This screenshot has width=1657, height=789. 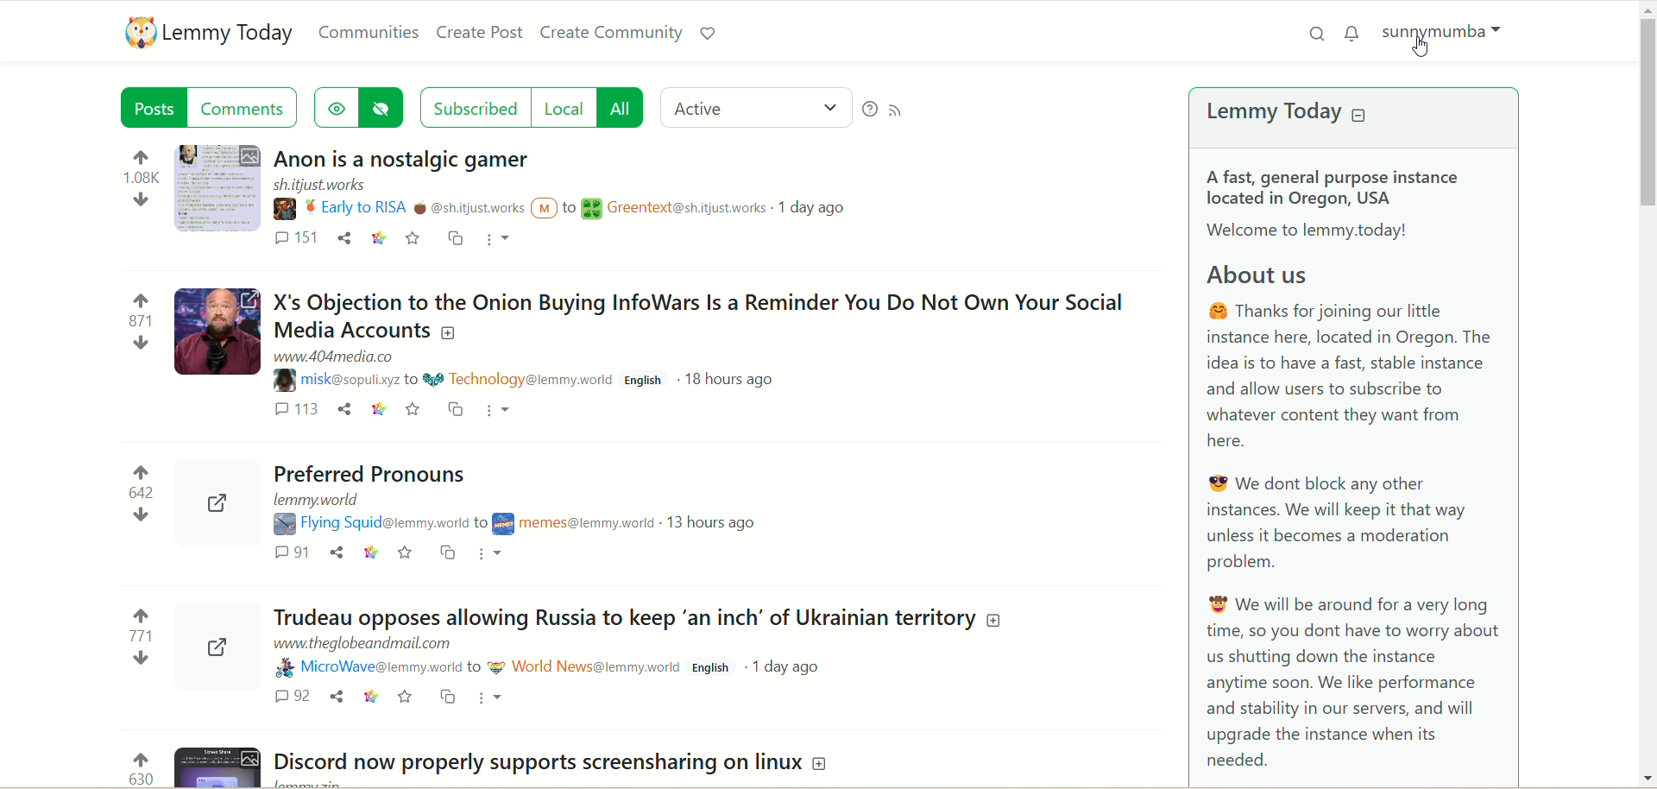 I want to click on Votes, so click(x=138, y=644).